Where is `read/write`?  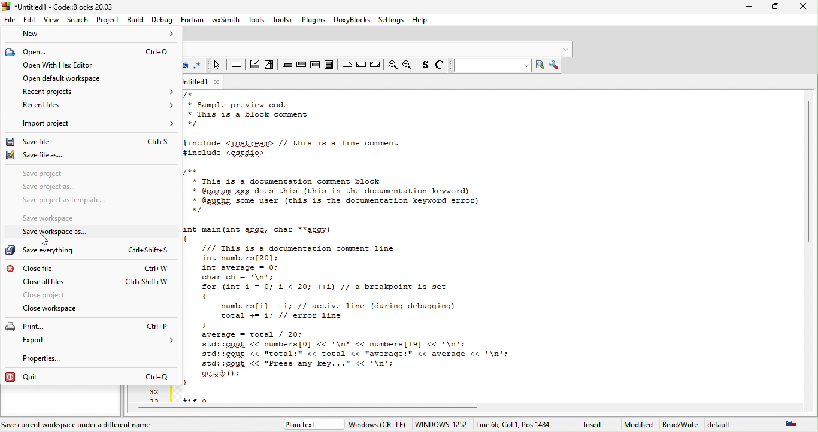
read/write is located at coordinates (680, 425).